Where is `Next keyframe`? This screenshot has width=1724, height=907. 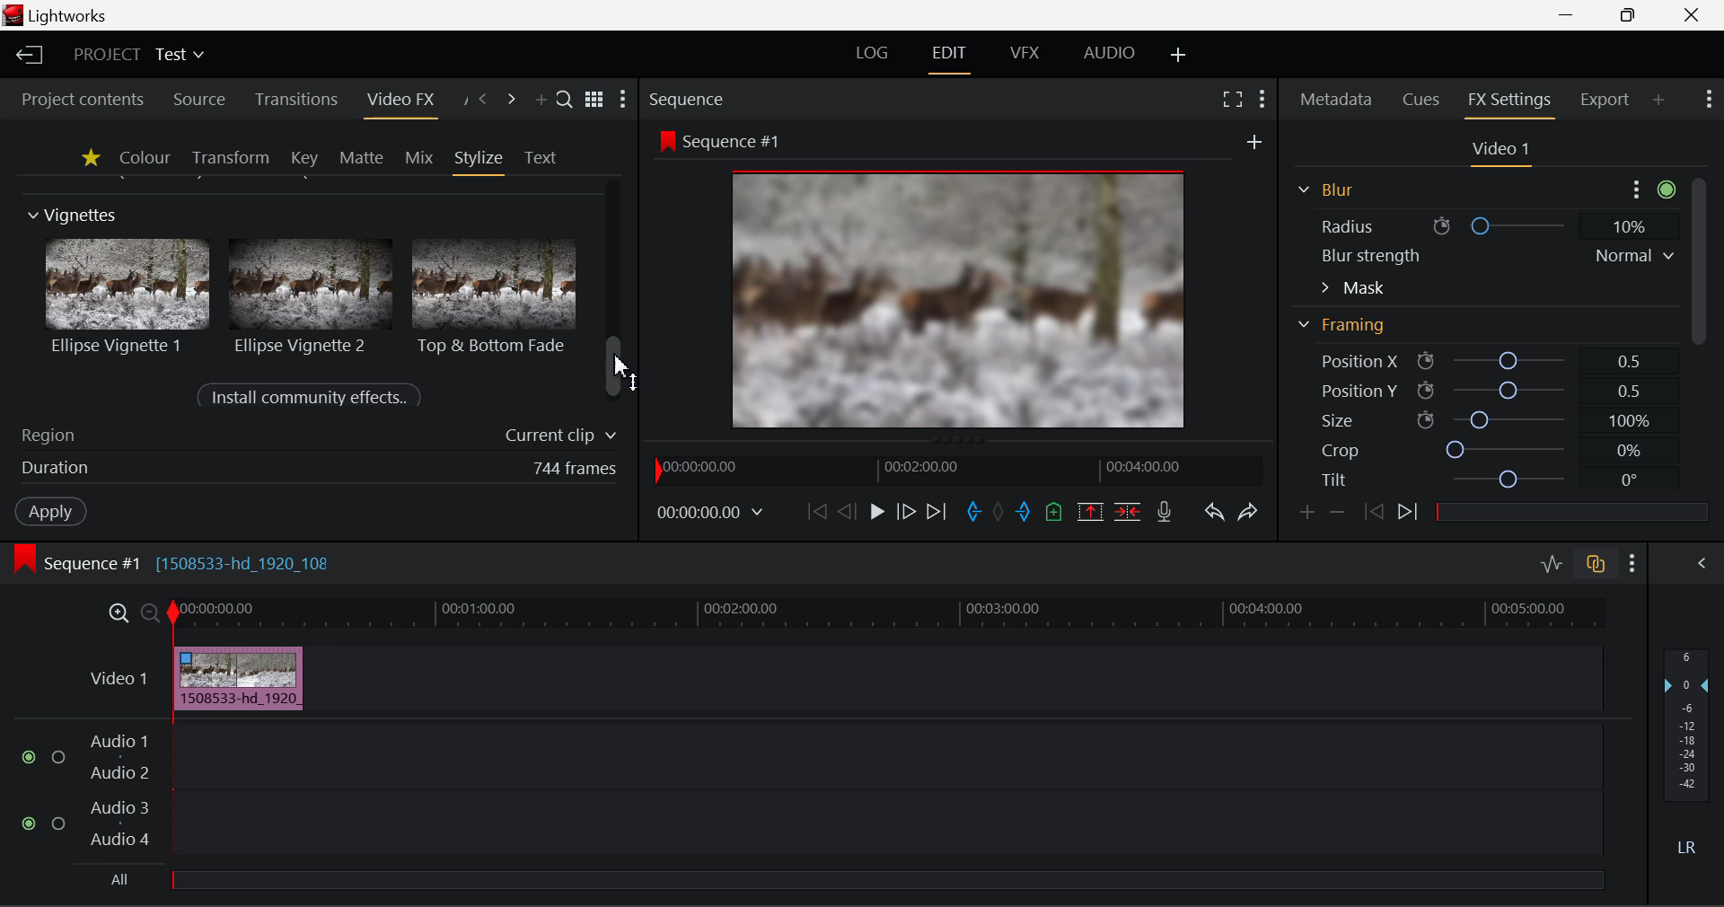 Next keyframe is located at coordinates (1408, 515).